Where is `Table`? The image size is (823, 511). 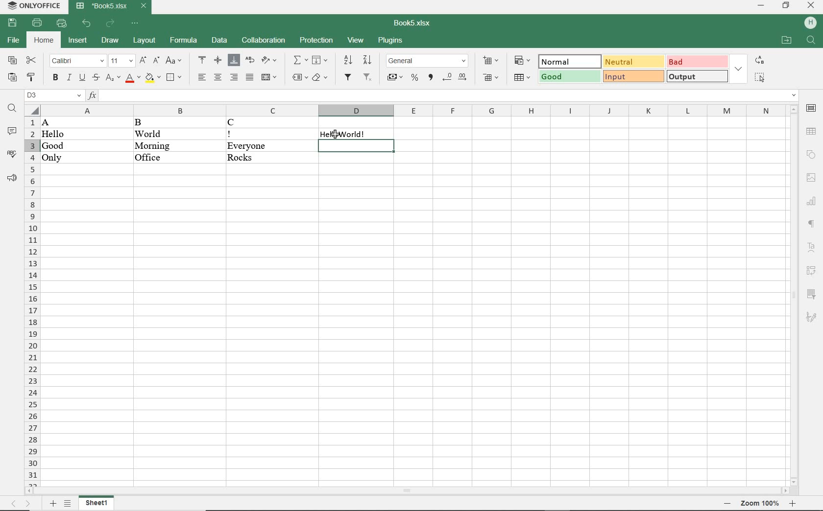
Table is located at coordinates (811, 129).